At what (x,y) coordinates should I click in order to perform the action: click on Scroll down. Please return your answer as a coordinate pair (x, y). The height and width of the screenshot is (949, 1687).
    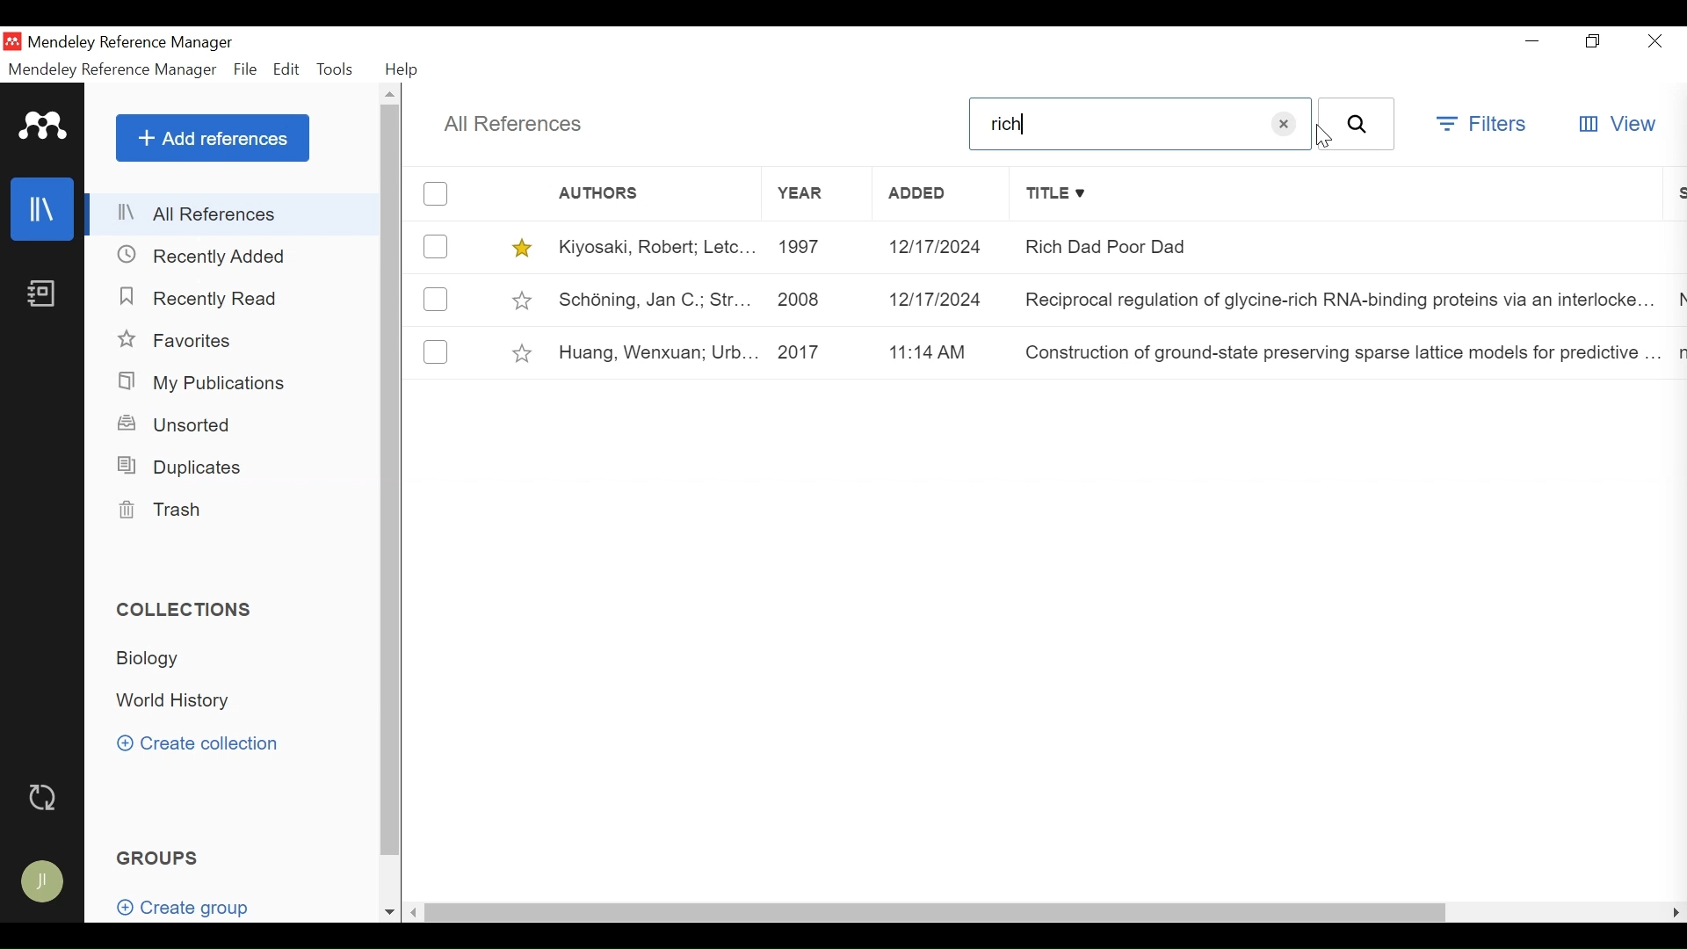
    Looking at the image, I should click on (389, 912).